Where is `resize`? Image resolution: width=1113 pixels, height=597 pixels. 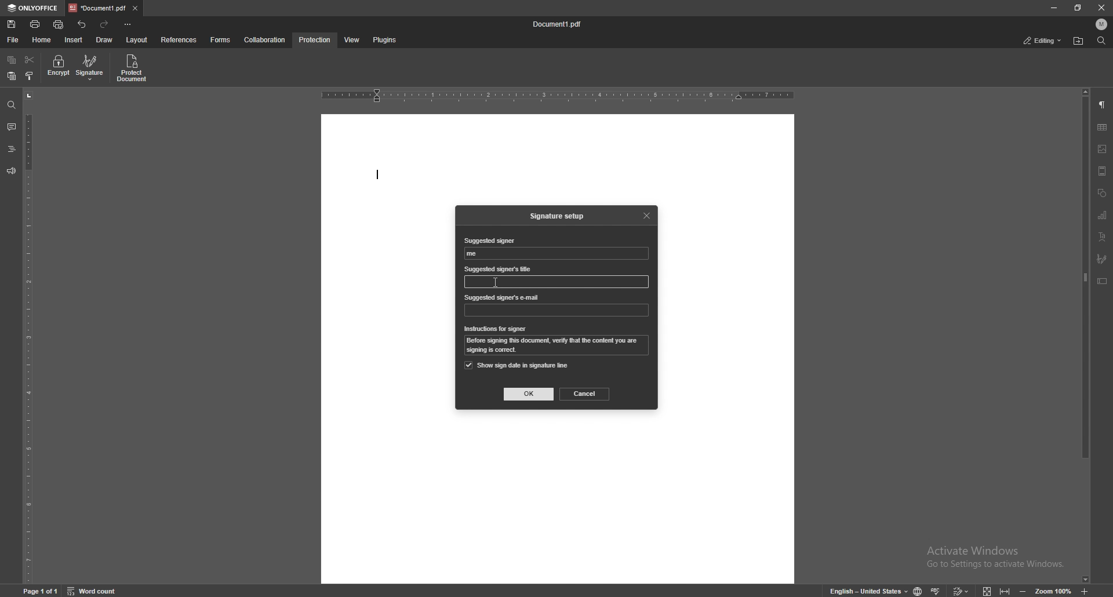 resize is located at coordinates (1079, 8).